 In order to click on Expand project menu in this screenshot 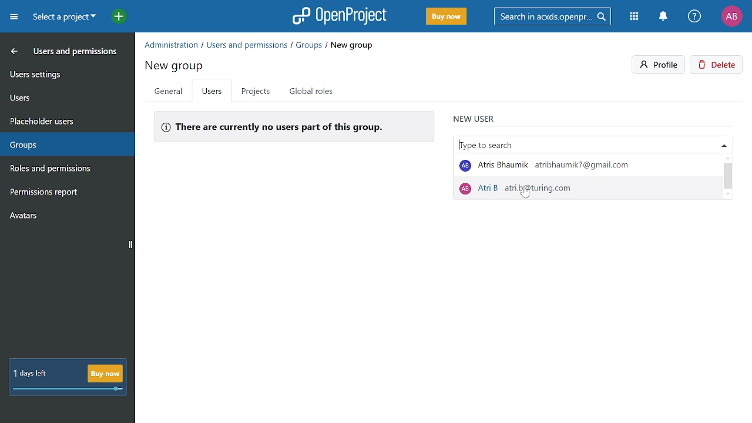, I will do `click(14, 16)`.